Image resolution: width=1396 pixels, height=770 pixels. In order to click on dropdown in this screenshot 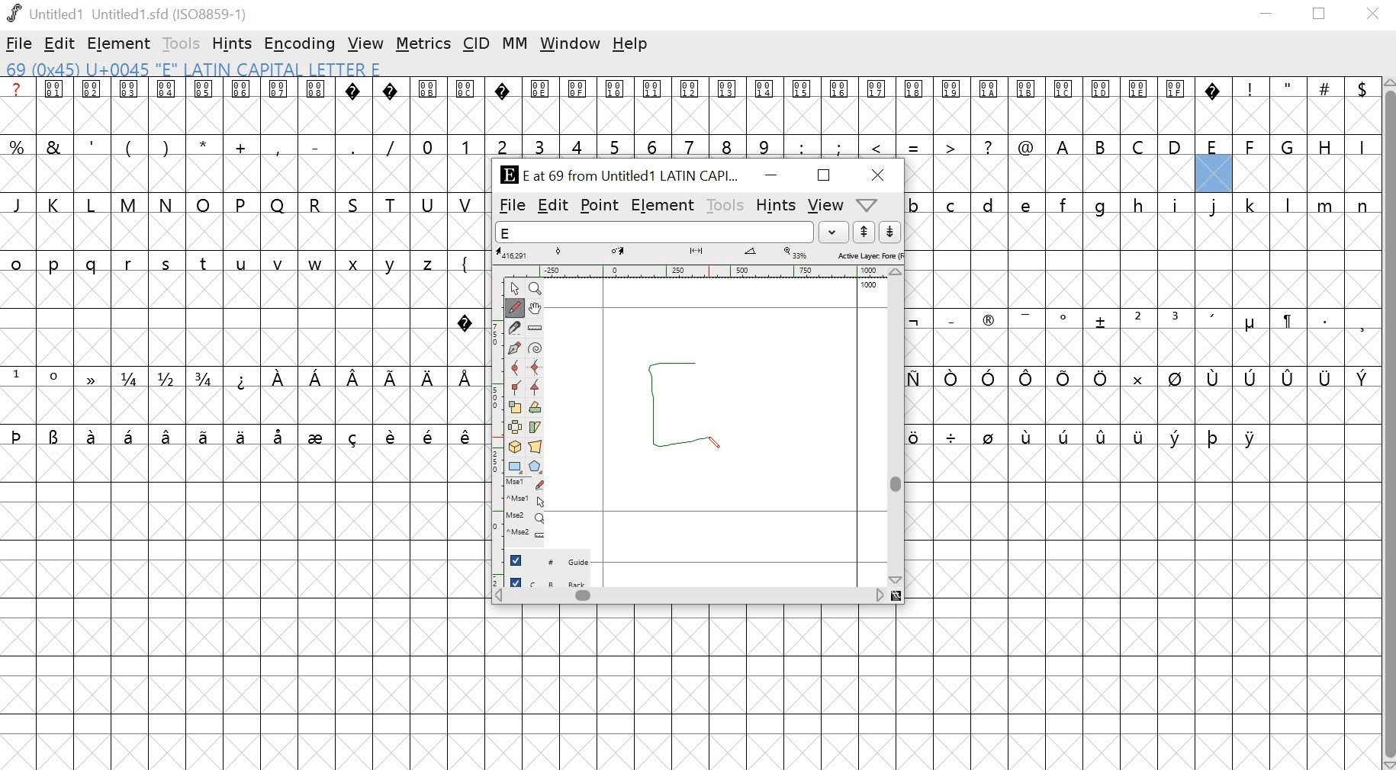, I will do `click(835, 232)`.